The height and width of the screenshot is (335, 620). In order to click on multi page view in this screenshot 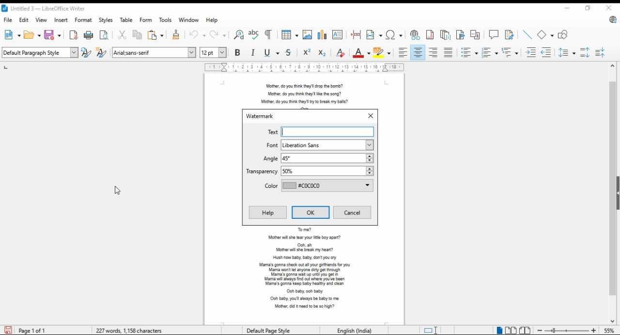, I will do `click(510, 330)`.